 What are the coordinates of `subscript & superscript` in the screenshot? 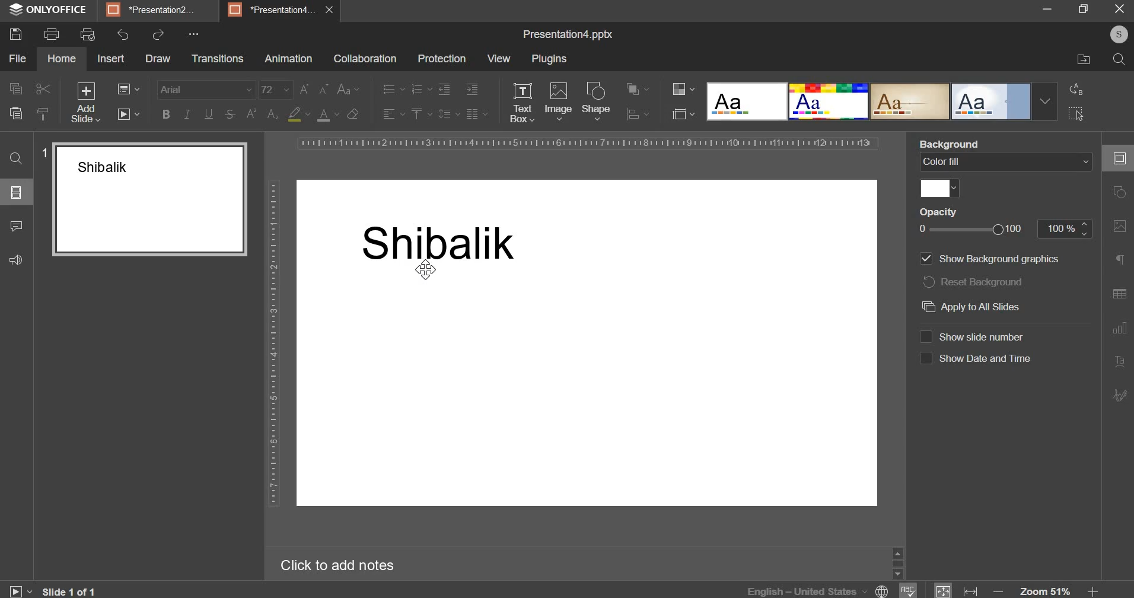 It's located at (262, 114).